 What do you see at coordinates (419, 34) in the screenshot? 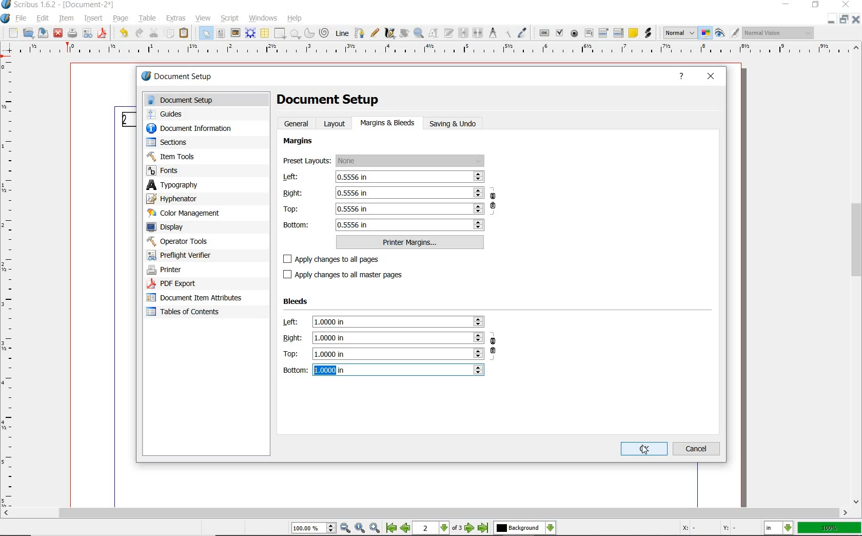
I see `zoom in or zoom out` at bounding box center [419, 34].